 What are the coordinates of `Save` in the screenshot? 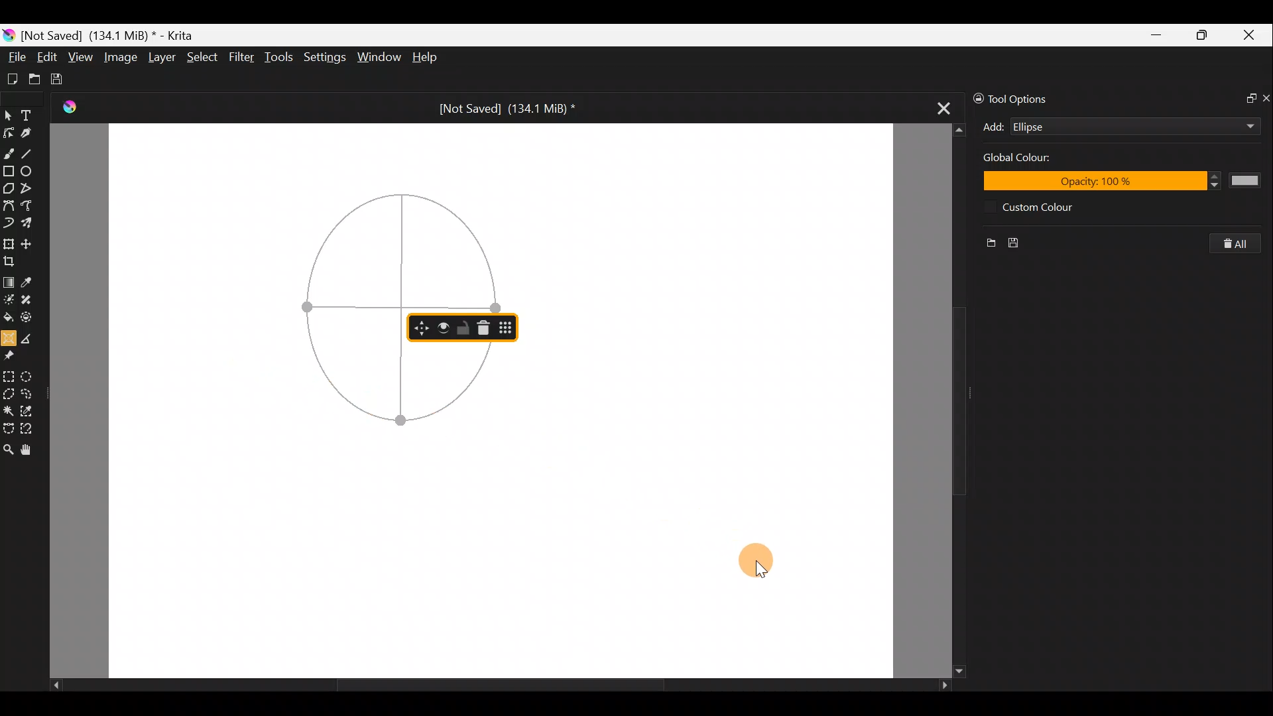 It's located at (1016, 240).